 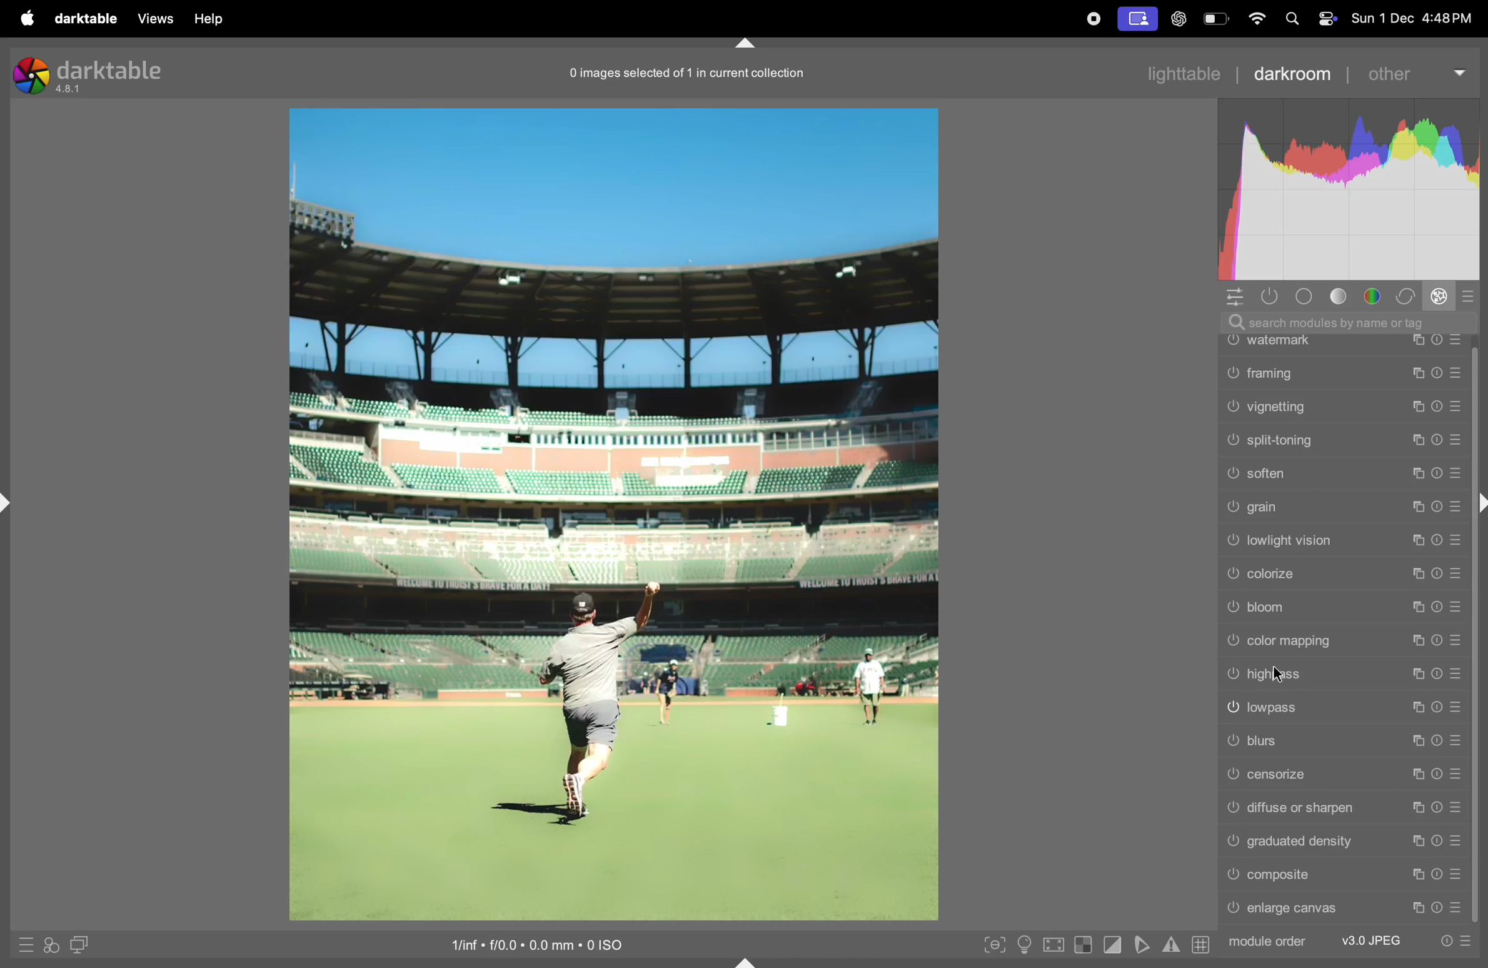 What do you see at coordinates (1369, 939) in the screenshot?
I see `v3 jpeg` at bounding box center [1369, 939].